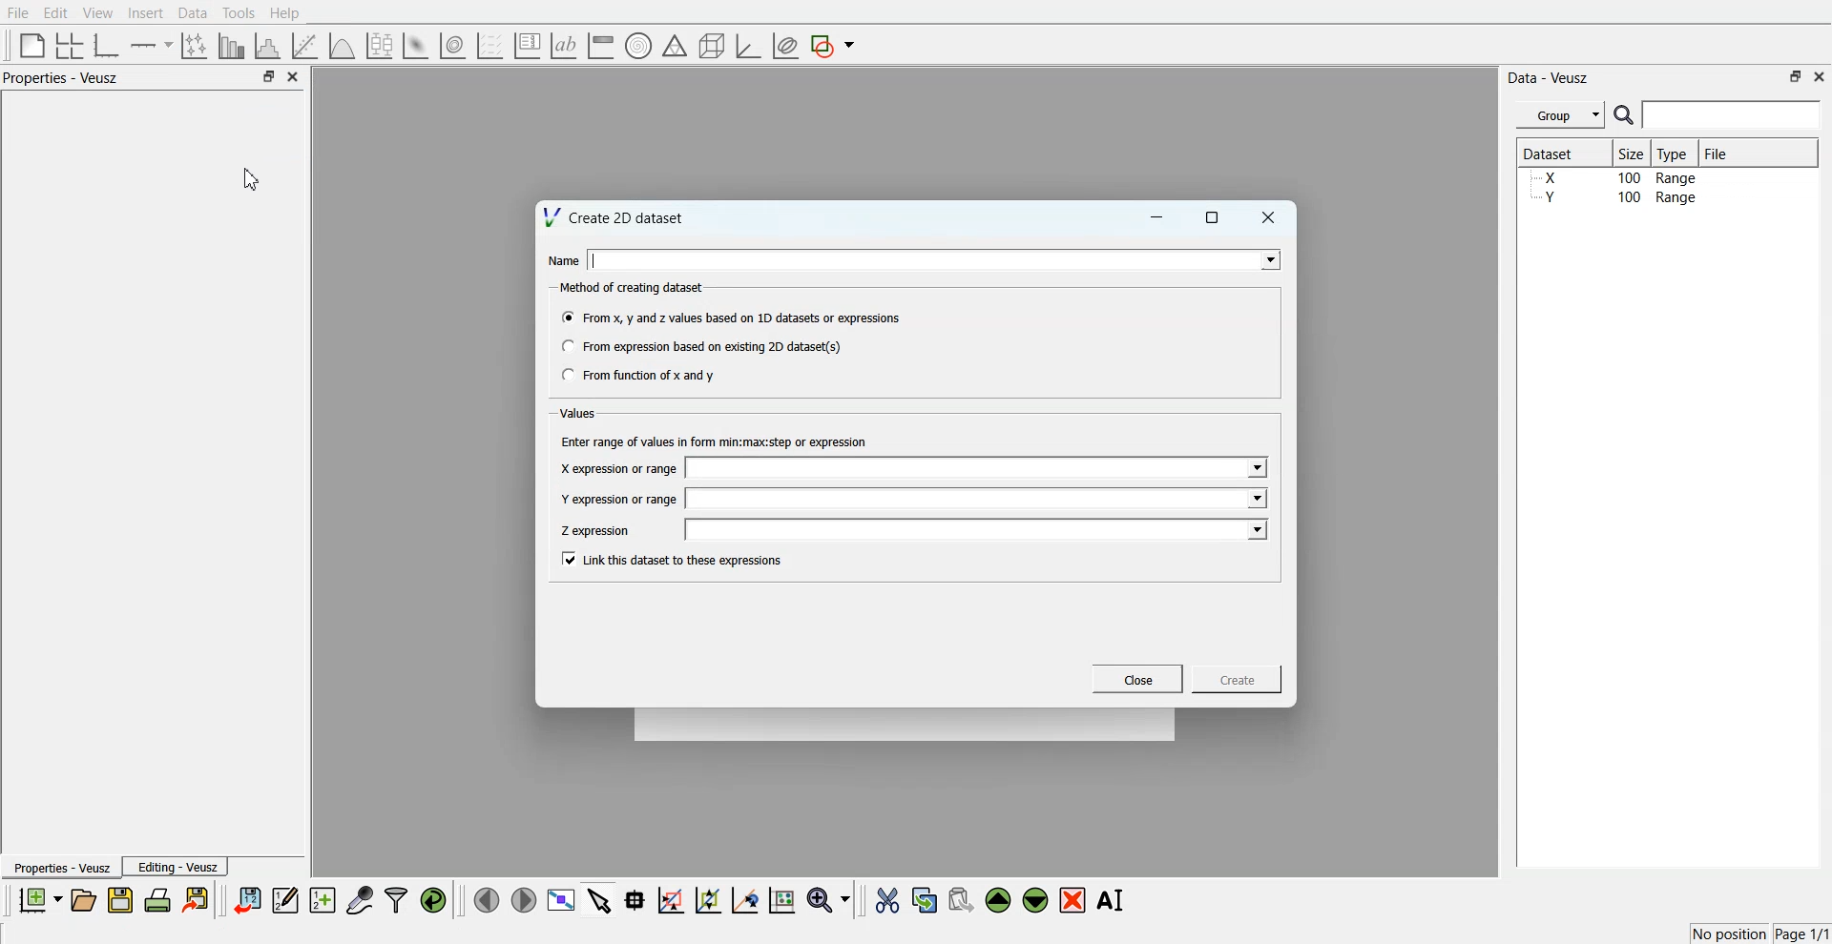 The width and height of the screenshot is (1832, 944). I want to click on Export to graphic format, so click(198, 899).